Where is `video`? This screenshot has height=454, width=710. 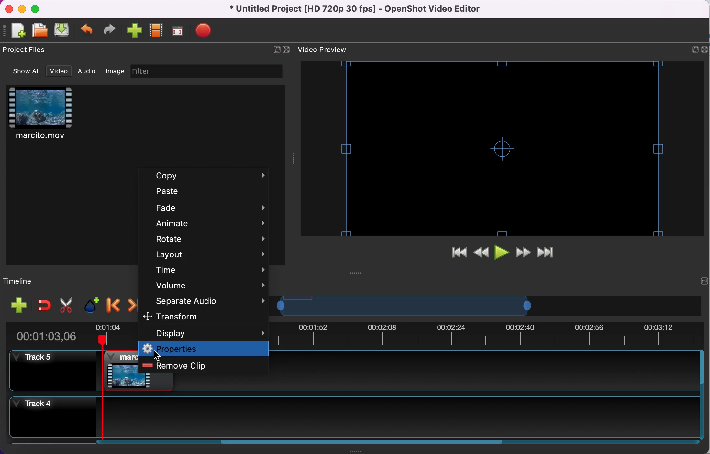 video is located at coordinates (59, 71).